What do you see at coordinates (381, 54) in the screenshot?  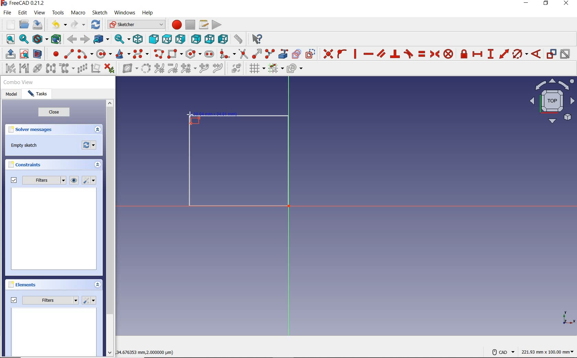 I see `constrain parallel` at bounding box center [381, 54].